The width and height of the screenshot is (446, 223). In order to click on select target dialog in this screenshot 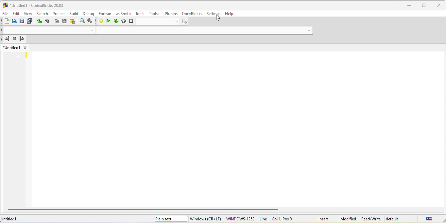, I will do `click(162, 22)`.